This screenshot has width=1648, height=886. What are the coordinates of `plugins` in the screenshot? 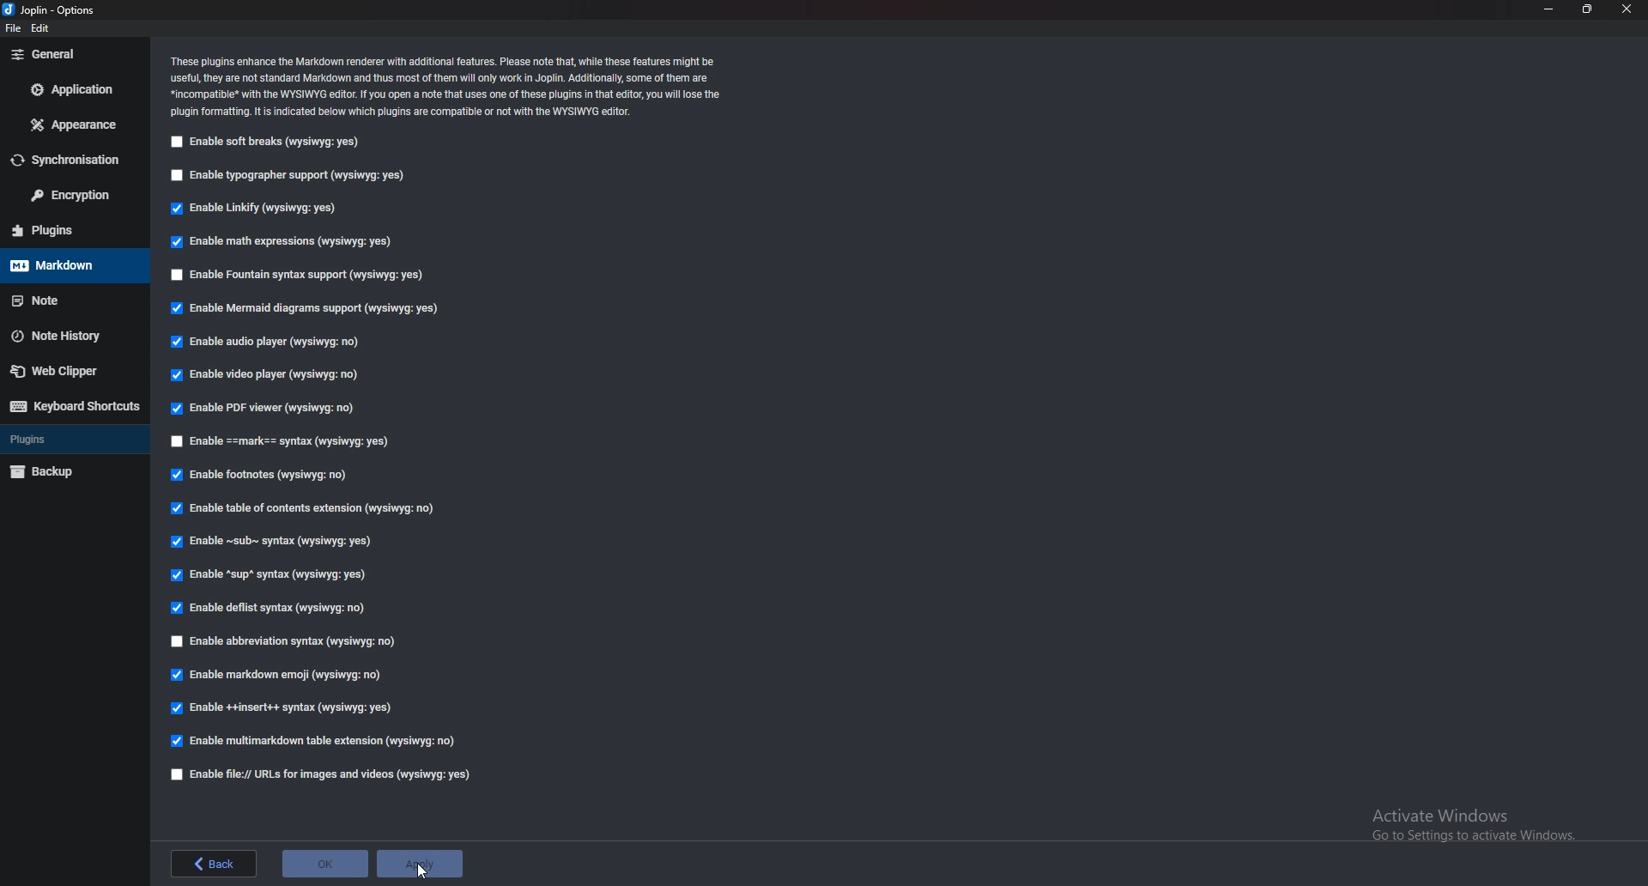 It's located at (71, 229).